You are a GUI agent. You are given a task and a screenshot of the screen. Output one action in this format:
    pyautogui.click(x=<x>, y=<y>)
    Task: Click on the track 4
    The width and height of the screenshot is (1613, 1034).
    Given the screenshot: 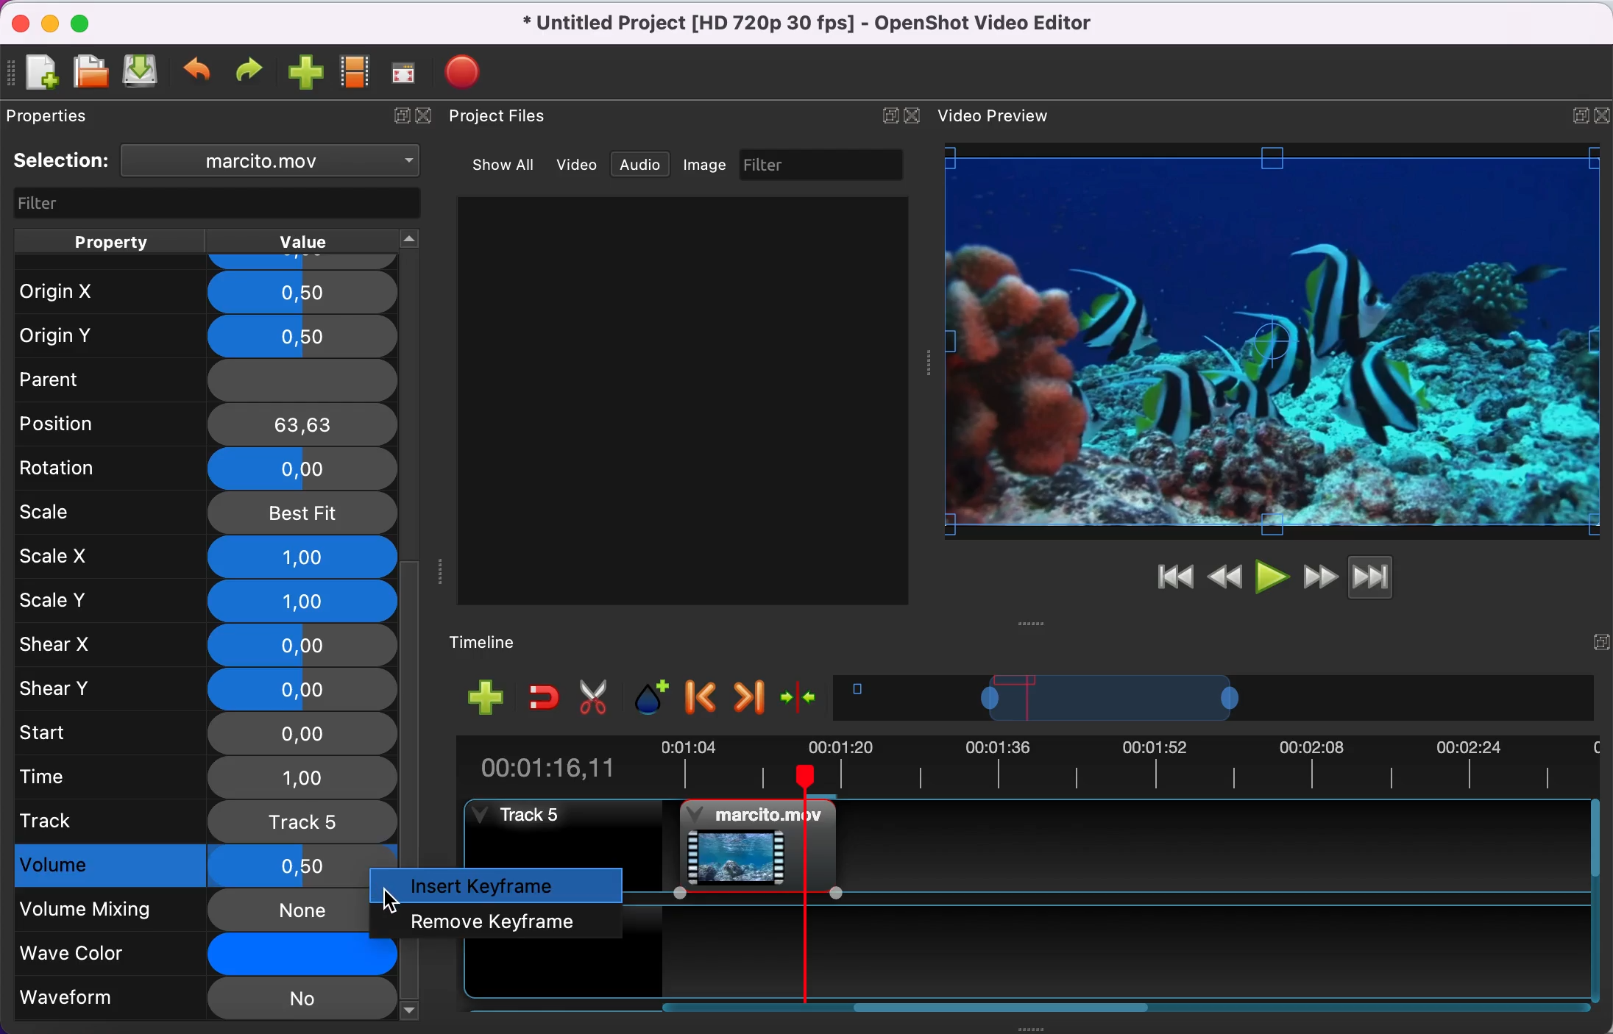 What is the action you would take?
    pyautogui.click(x=1116, y=945)
    